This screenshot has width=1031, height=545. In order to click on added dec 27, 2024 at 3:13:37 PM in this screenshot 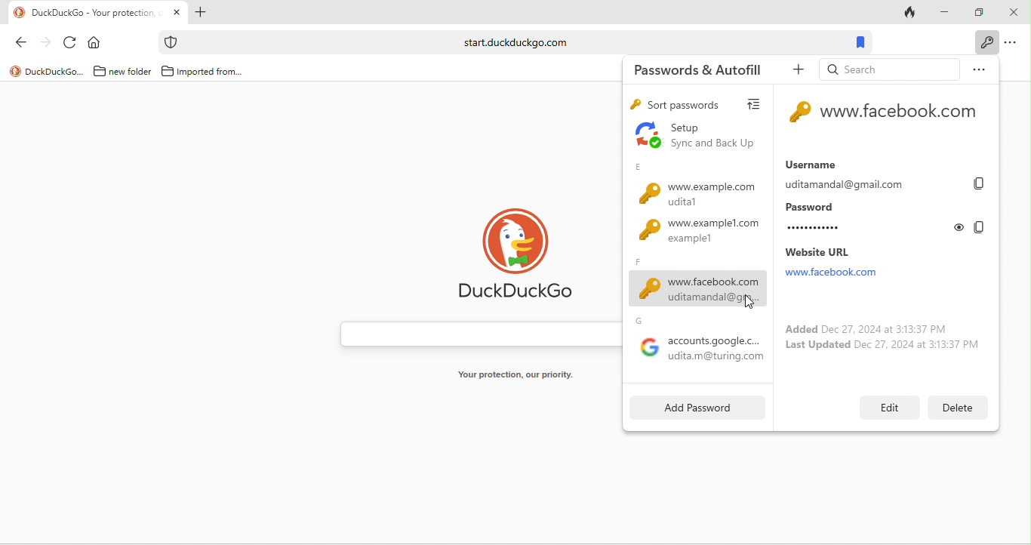, I will do `click(862, 328)`.